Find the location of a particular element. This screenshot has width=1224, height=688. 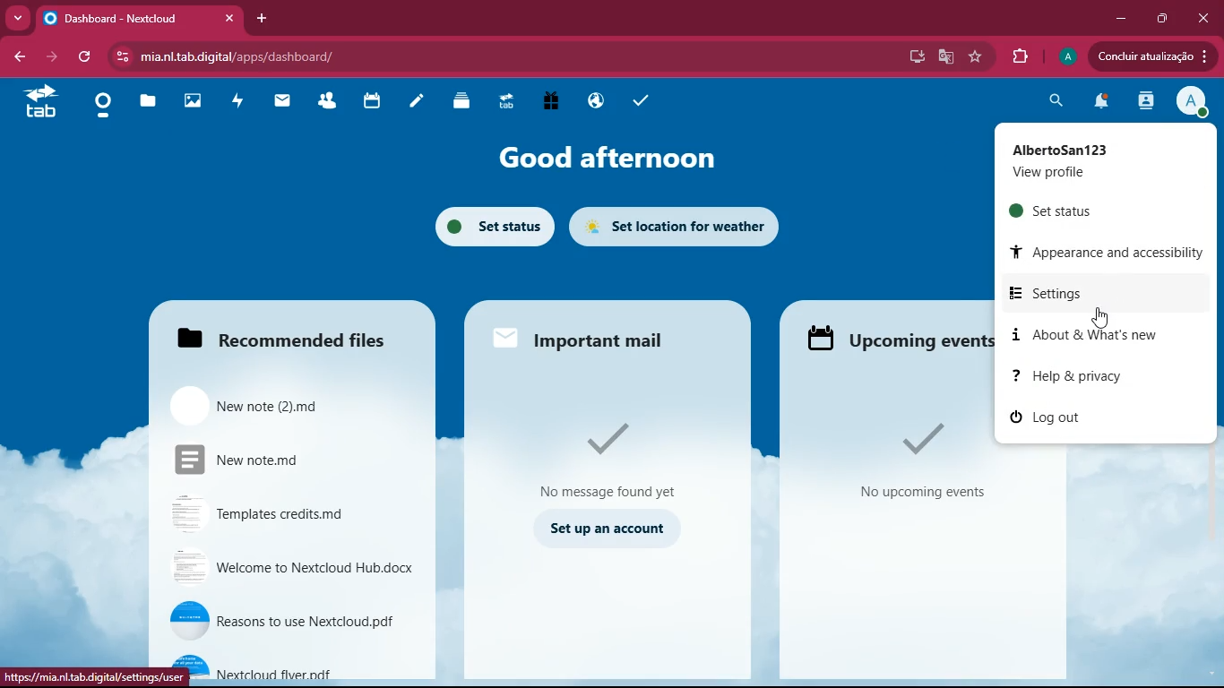

Welcome to Nextcloud Hub.docx is located at coordinates (280, 569).